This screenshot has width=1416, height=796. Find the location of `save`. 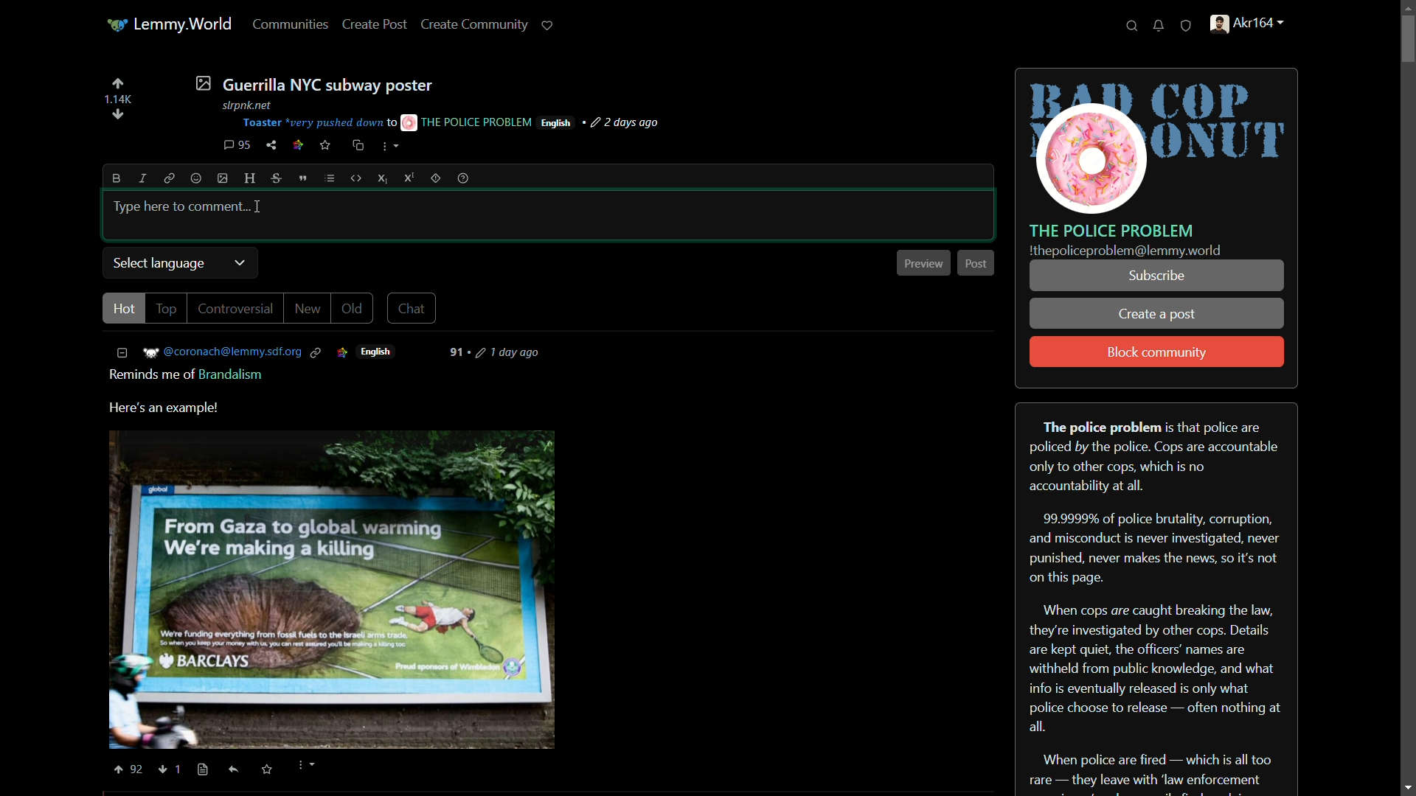

save is located at coordinates (326, 145).